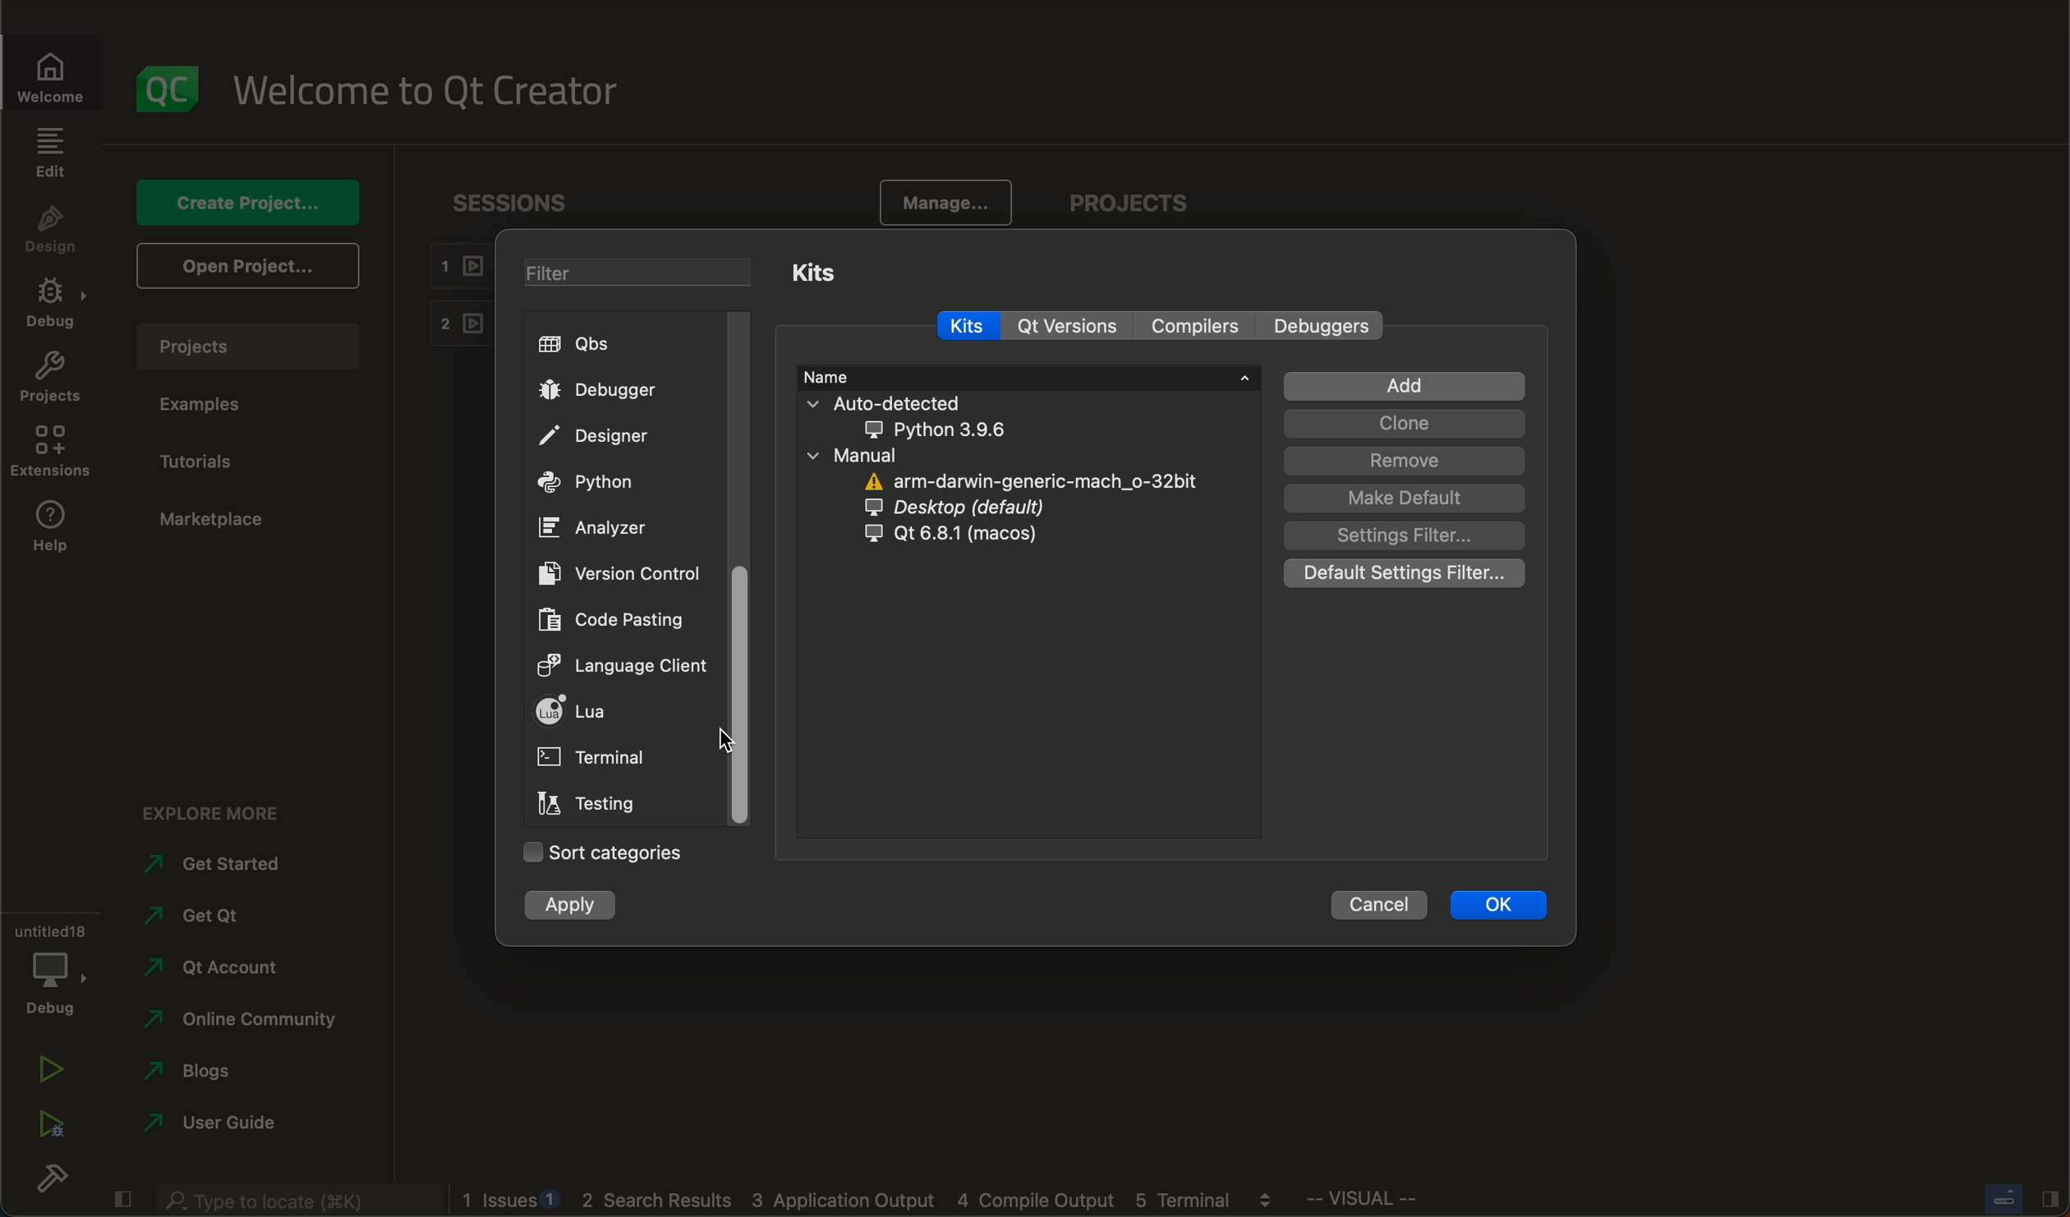 The width and height of the screenshot is (2070, 1217). What do you see at coordinates (53, 452) in the screenshot?
I see `extensions` at bounding box center [53, 452].